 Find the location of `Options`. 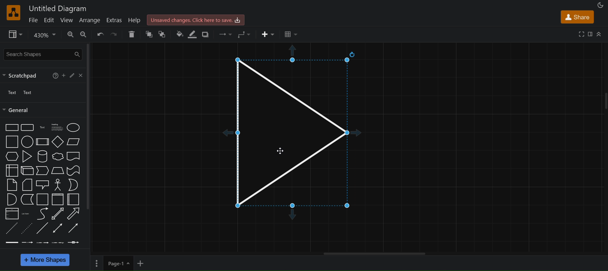

Options is located at coordinates (97, 262).